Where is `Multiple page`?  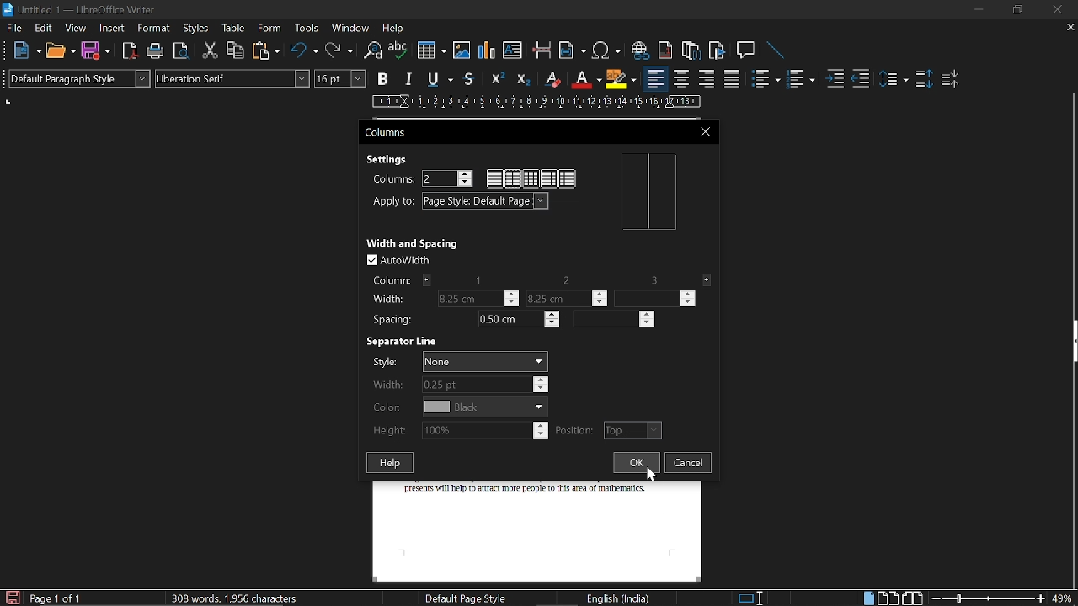
Multiple page is located at coordinates (888, 598).